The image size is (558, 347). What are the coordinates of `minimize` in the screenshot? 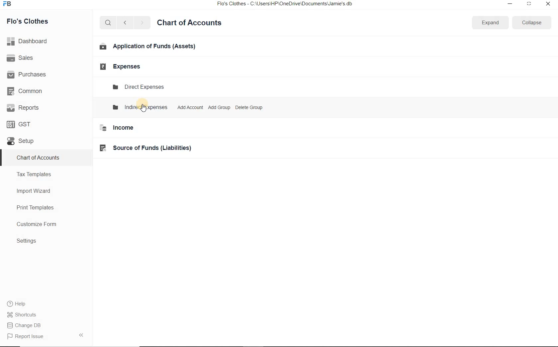 It's located at (510, 4).